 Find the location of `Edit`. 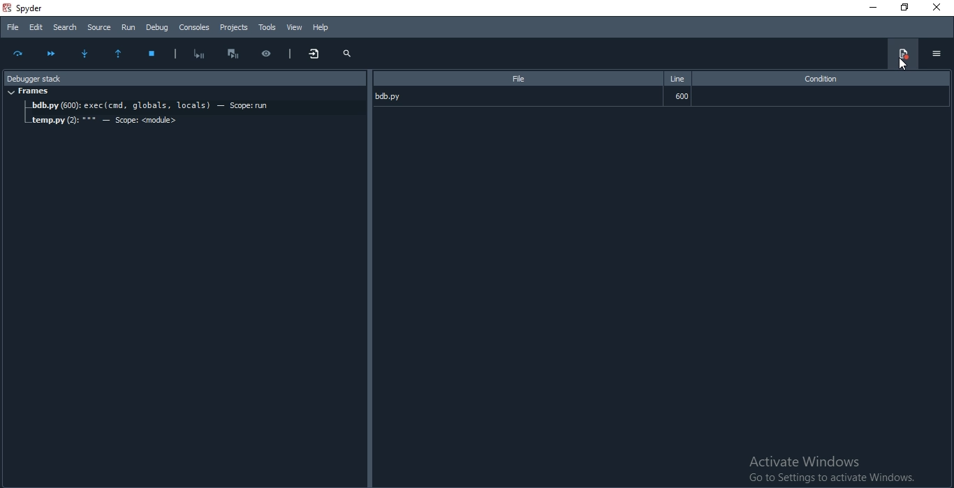

Edit is located at coordinates (35, 28).